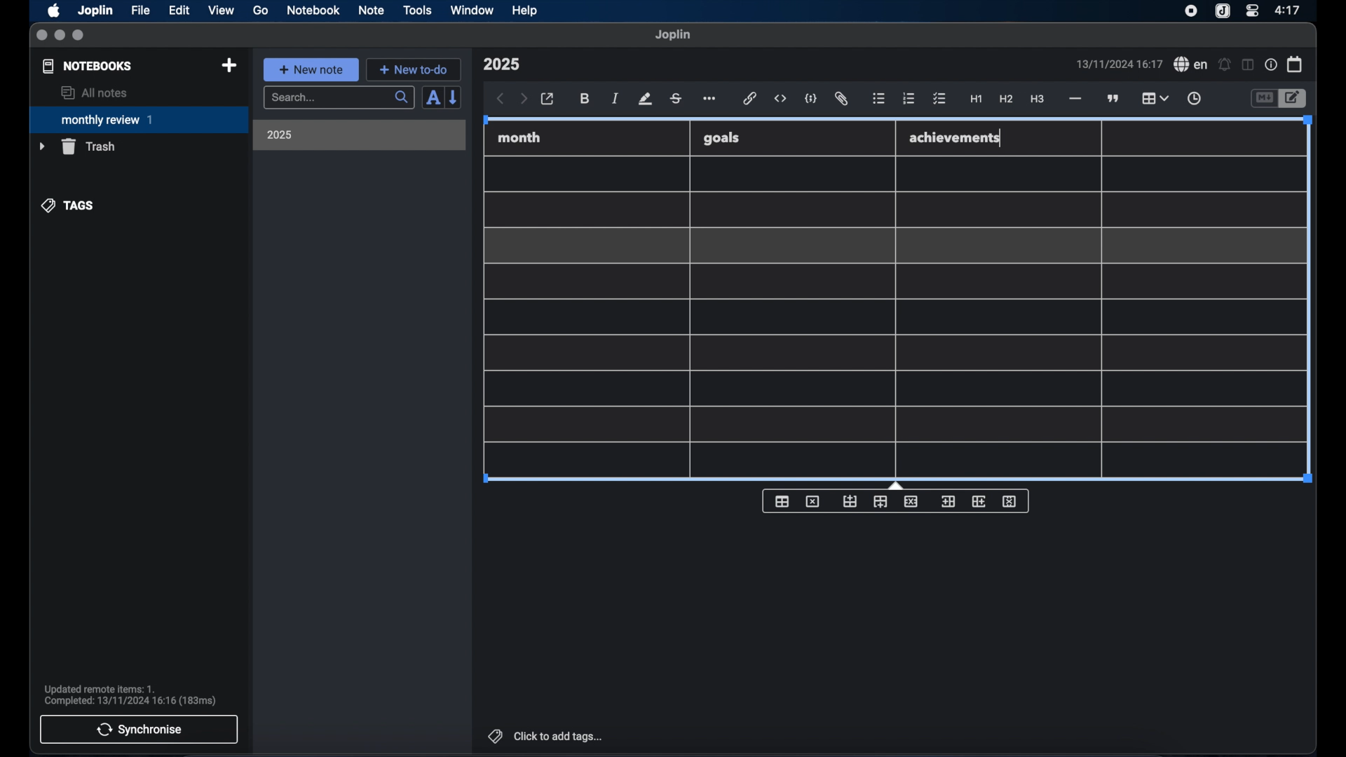 Image resolution: width=1346 pixels, height=757 pixels. Describe the element at coordinates (813, 502) in the screenshot. I see `delete table` at that location.